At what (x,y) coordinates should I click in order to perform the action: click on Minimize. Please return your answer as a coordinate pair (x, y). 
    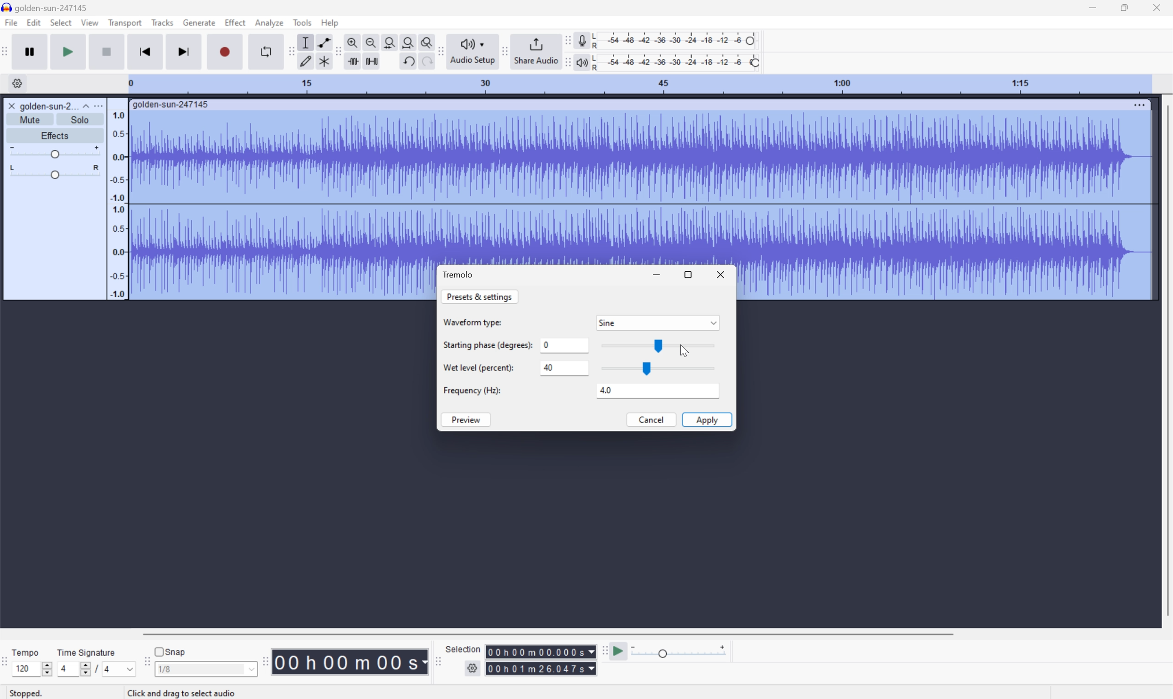
    Looking at the image, I should click on (1092, 7).